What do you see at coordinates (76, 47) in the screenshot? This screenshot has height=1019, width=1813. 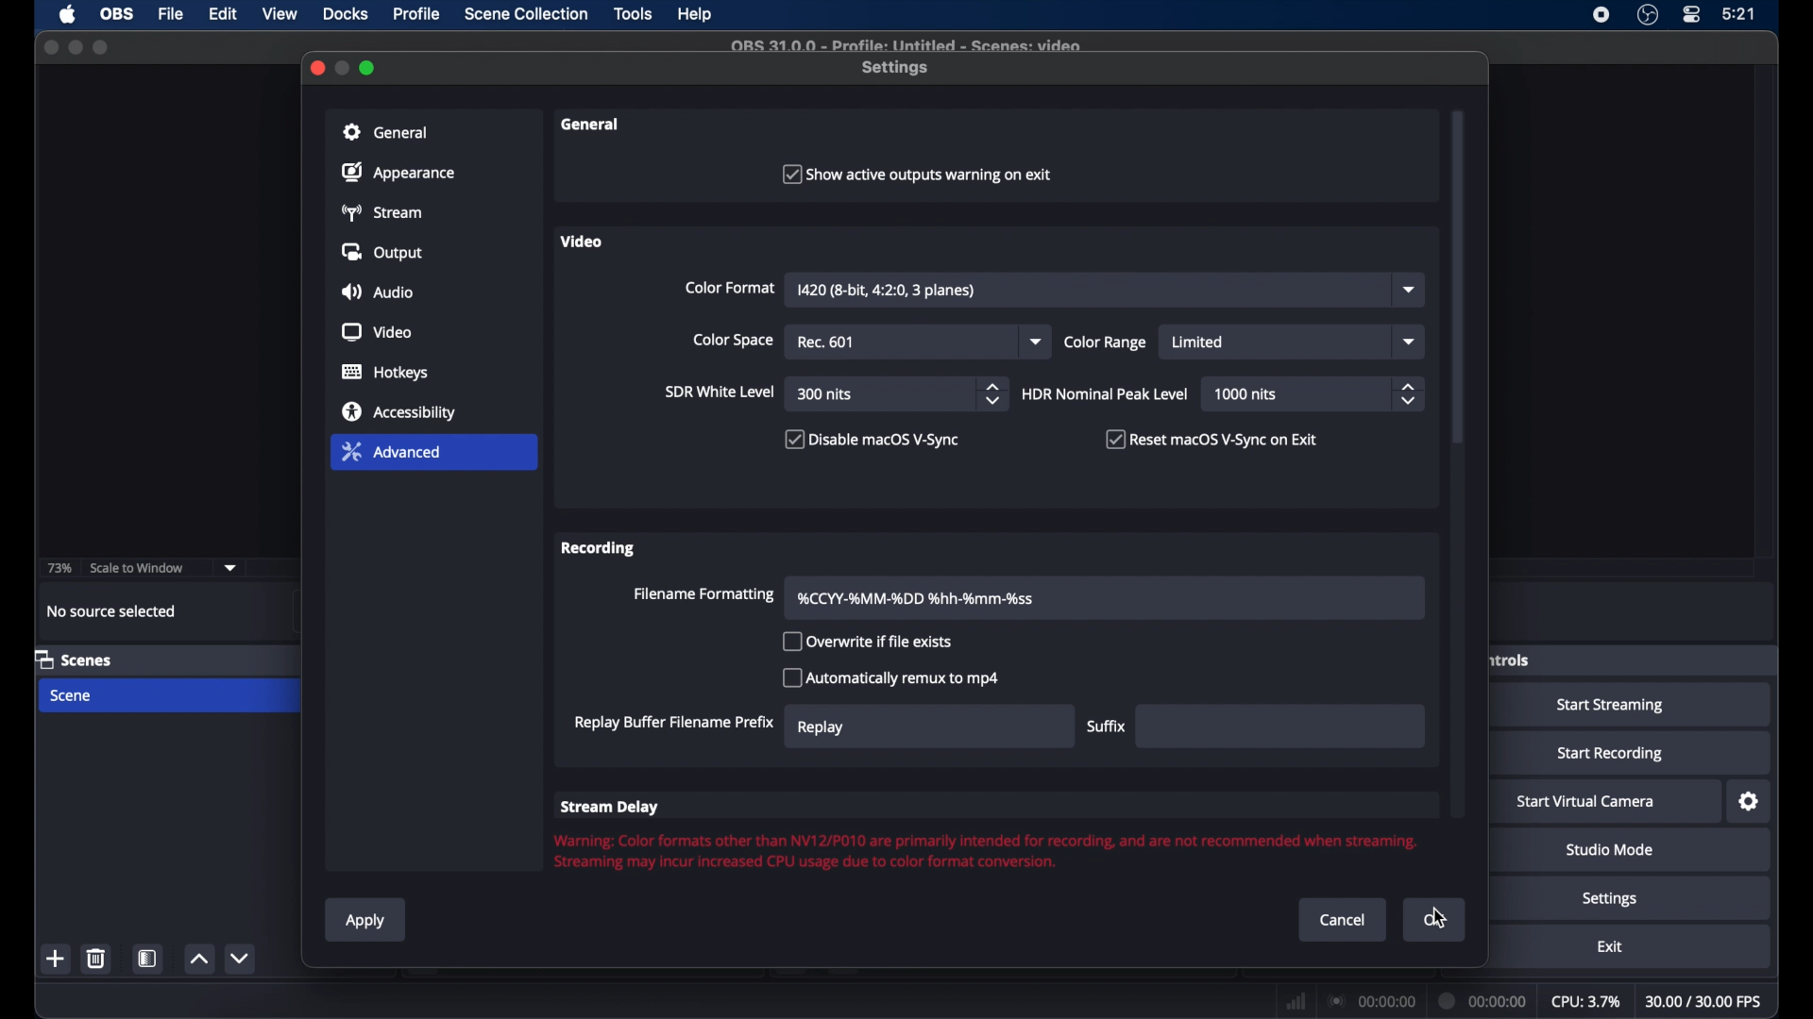 I see `minimize` at bounding box center [76, 47].